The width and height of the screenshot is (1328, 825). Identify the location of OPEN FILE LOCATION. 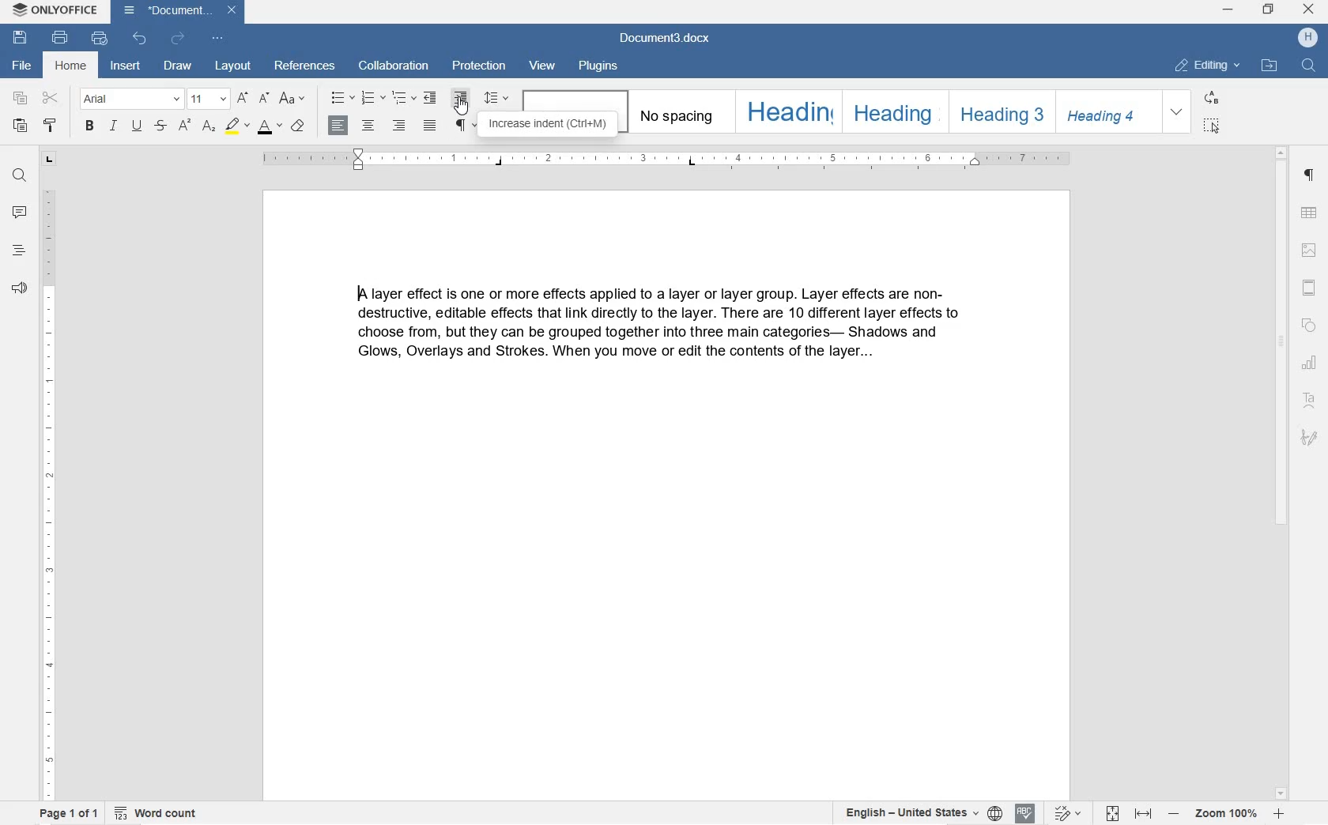
(1270, 65).